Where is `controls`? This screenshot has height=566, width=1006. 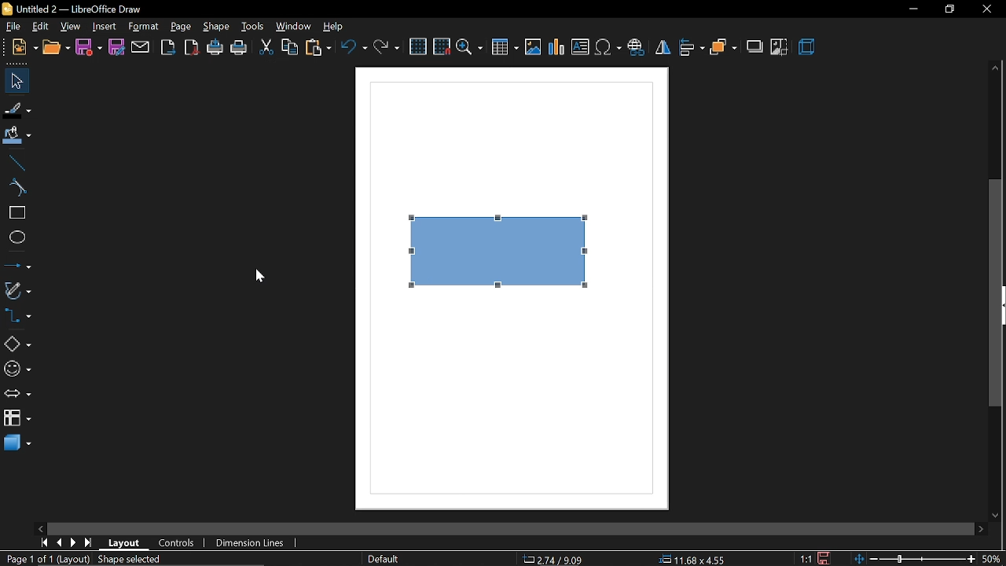
controls is located at coordinates (180, 543).